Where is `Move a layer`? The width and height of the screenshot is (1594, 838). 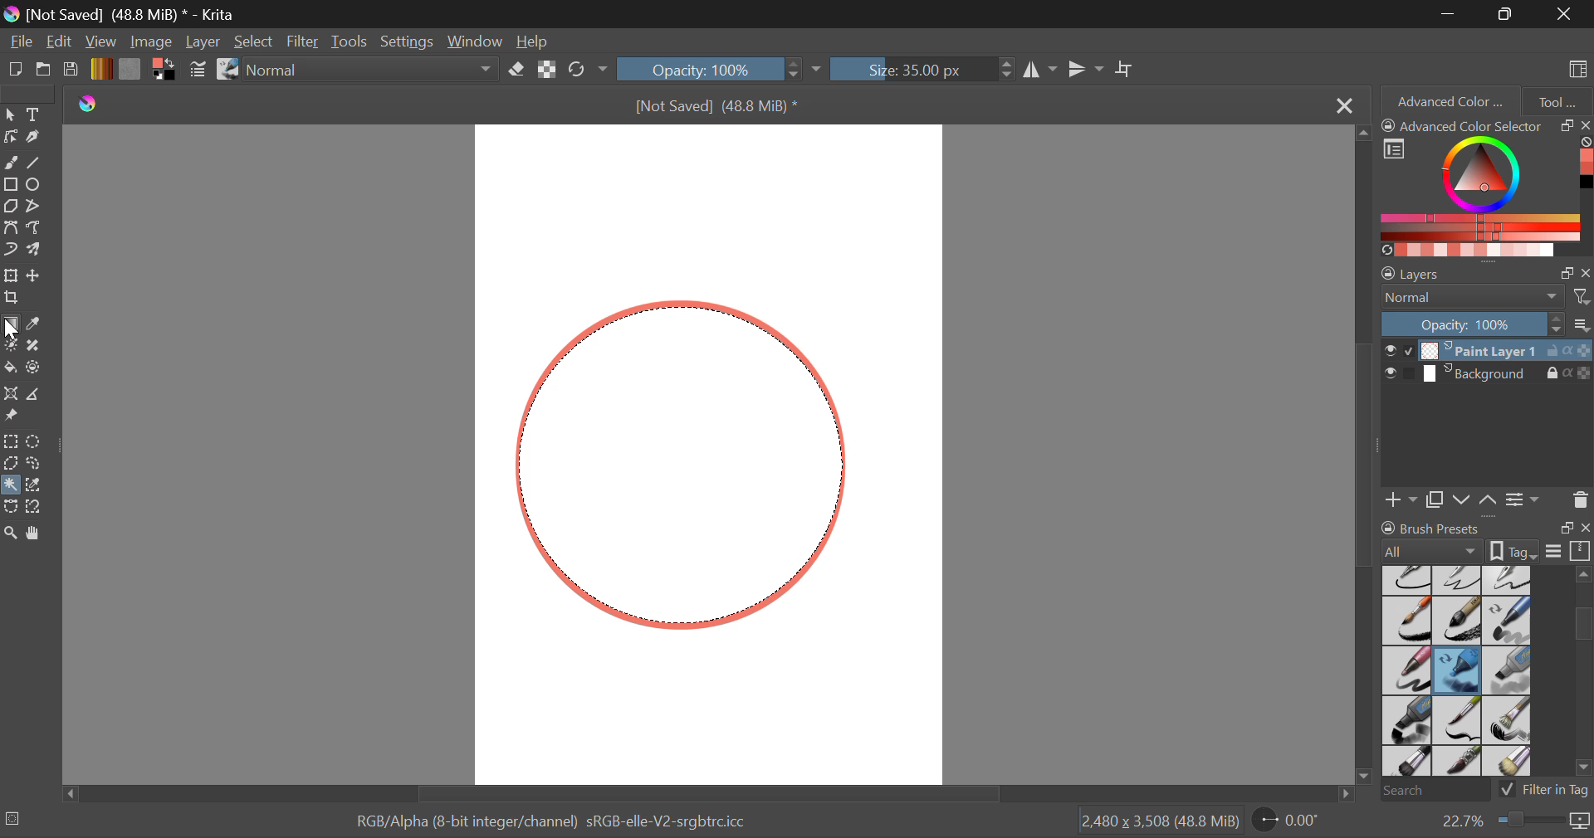 Move a layer is located at coordinates (36, 275).